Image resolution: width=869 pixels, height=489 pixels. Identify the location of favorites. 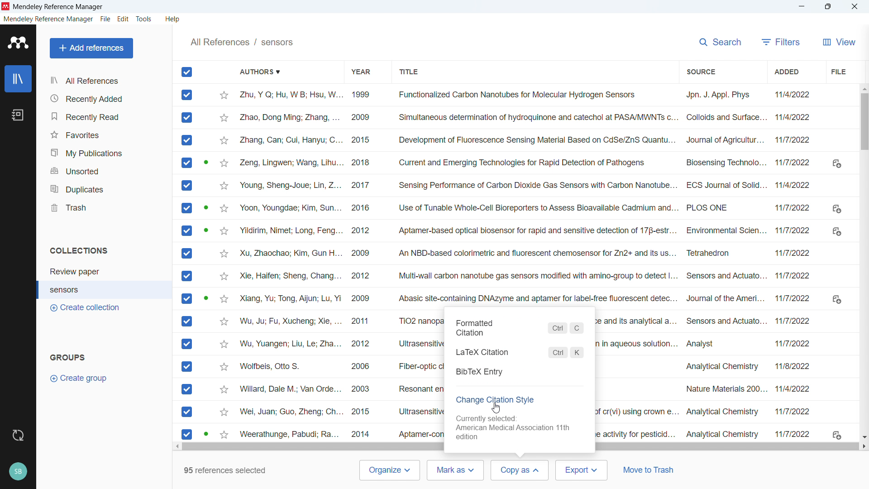
(105, 135).